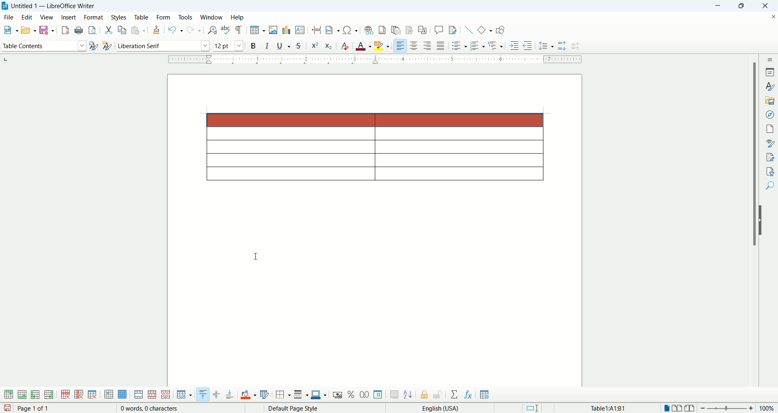 This screenshot has width=778, height=413. I want to click on set line spacing, so click(546, 46).